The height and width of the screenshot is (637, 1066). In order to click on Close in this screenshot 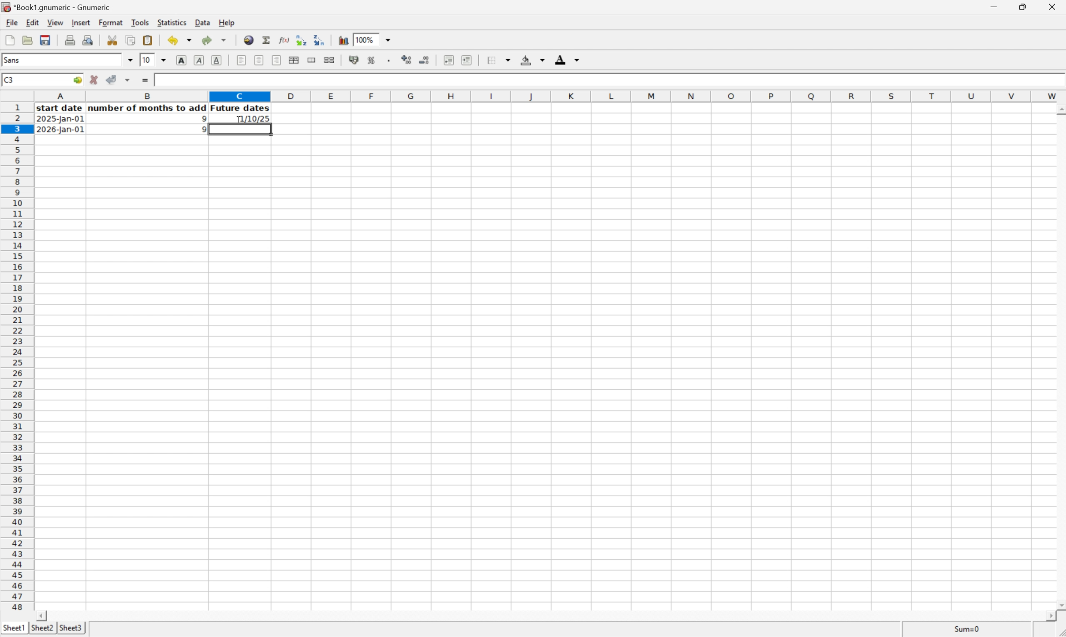, I will do `click(1053, 5)`.